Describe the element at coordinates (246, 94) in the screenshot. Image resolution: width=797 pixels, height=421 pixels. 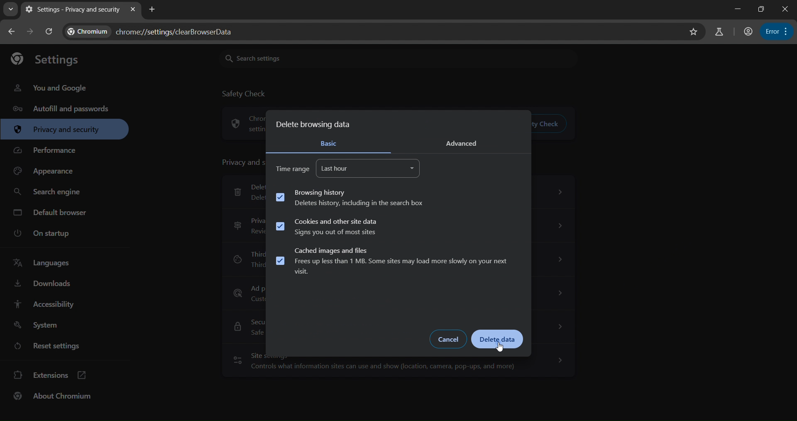
I see `safety check` at that location.